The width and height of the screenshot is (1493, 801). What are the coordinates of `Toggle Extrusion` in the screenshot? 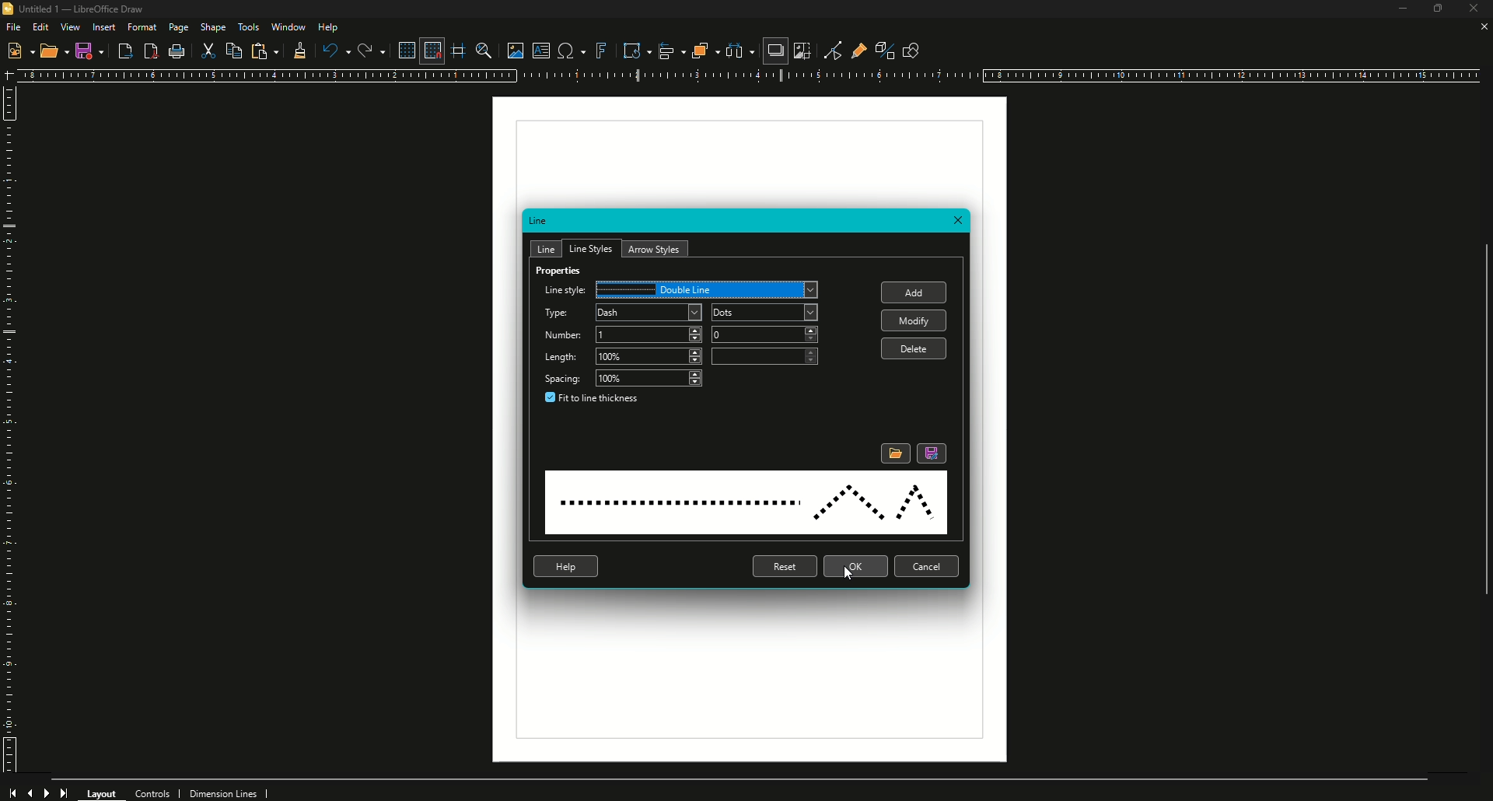 It's located at (879, 48).